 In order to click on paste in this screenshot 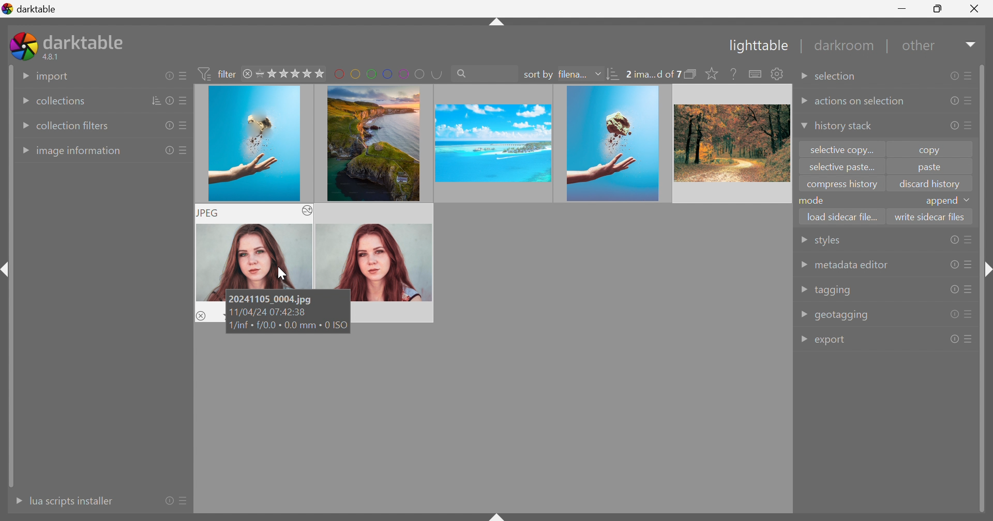, I will do `click(928, 169)`.